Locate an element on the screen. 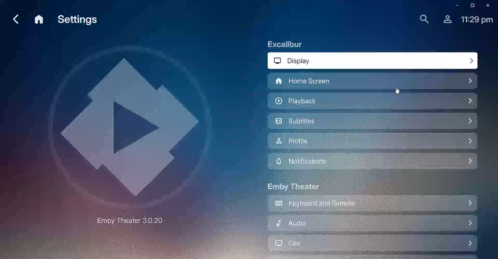  Restore is located at coordinates (471, 5).